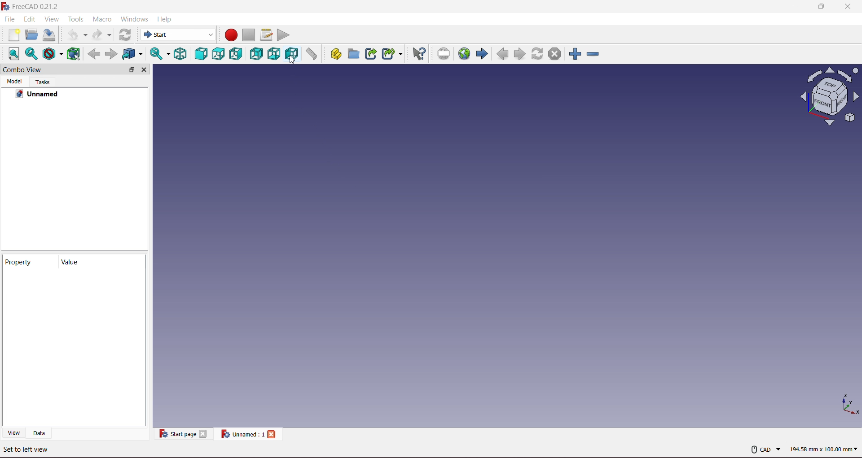 This screenshot has height=458, width=862. I want to click on Refresh, so click(537, 53).